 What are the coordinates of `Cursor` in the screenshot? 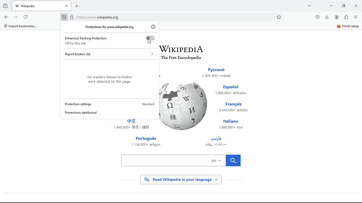 It's located at (150, 41).